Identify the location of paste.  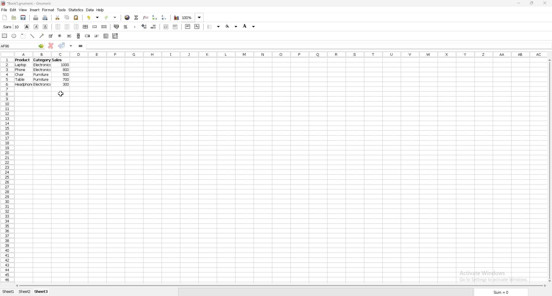
(76, 18).